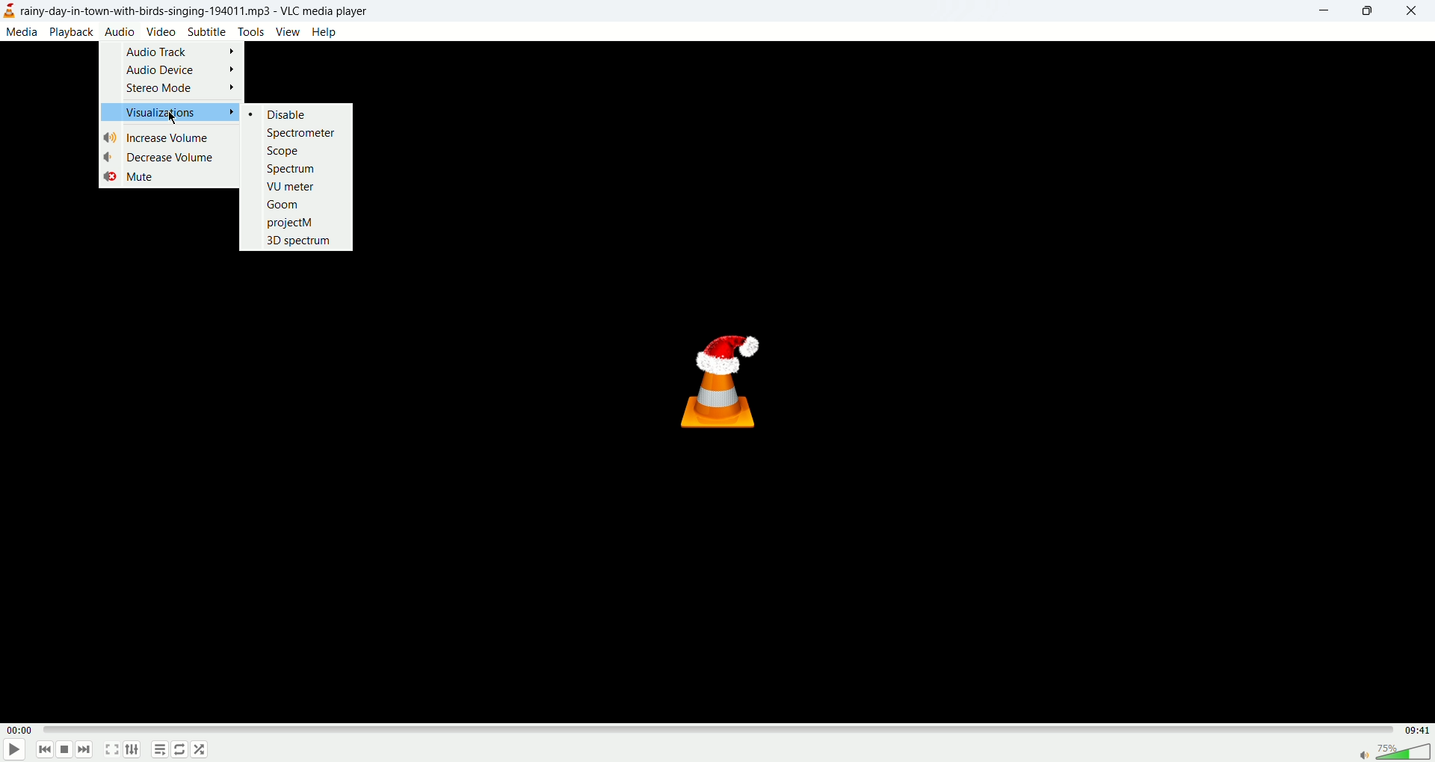  I want to click on help, so click(324, 32).